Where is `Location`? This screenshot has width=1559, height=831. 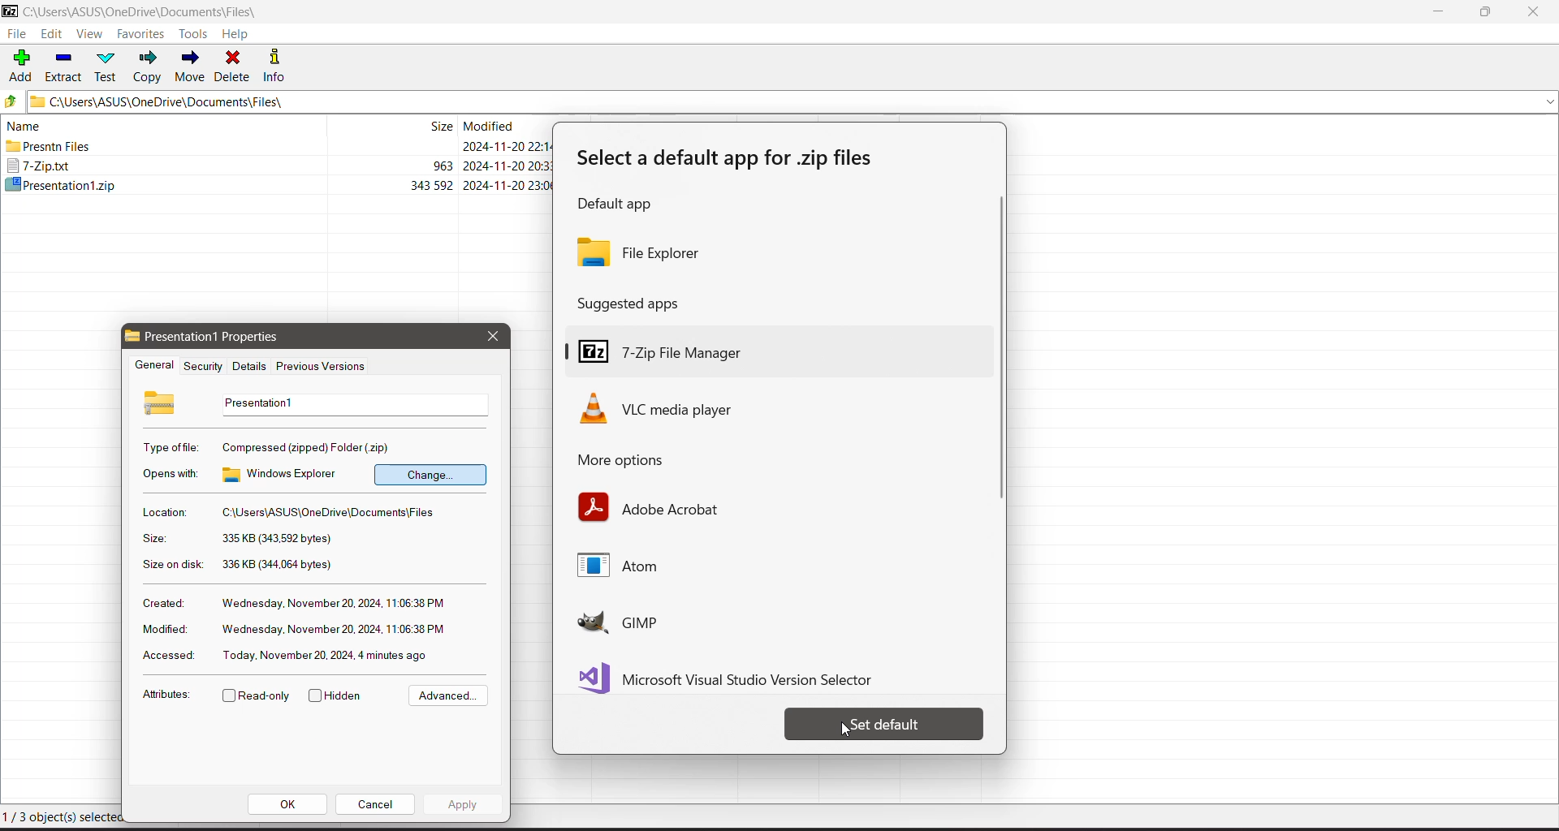 Location is located at coordinates (163, 512).